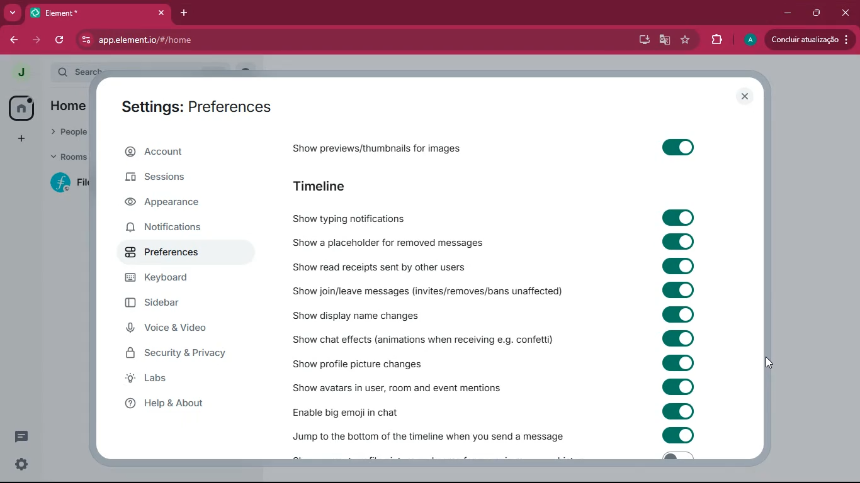  I want to click on account, so click(183, 153).